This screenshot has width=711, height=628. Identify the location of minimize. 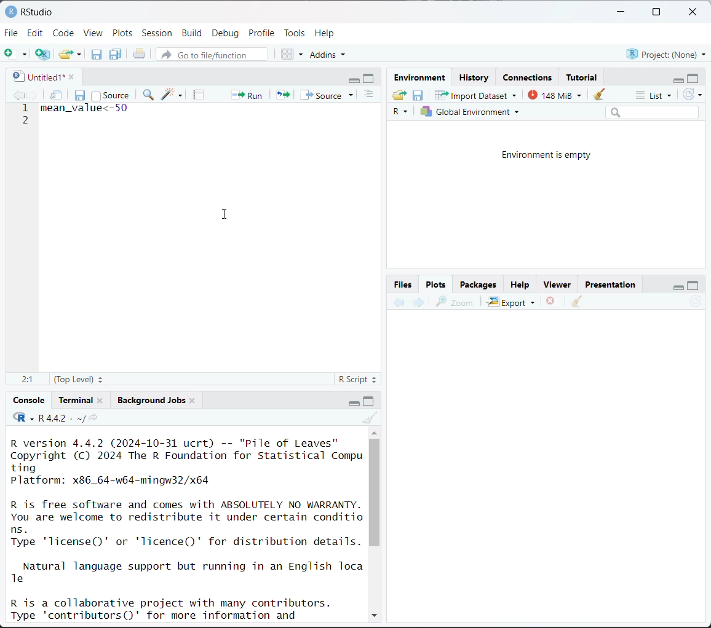
(354, 79).